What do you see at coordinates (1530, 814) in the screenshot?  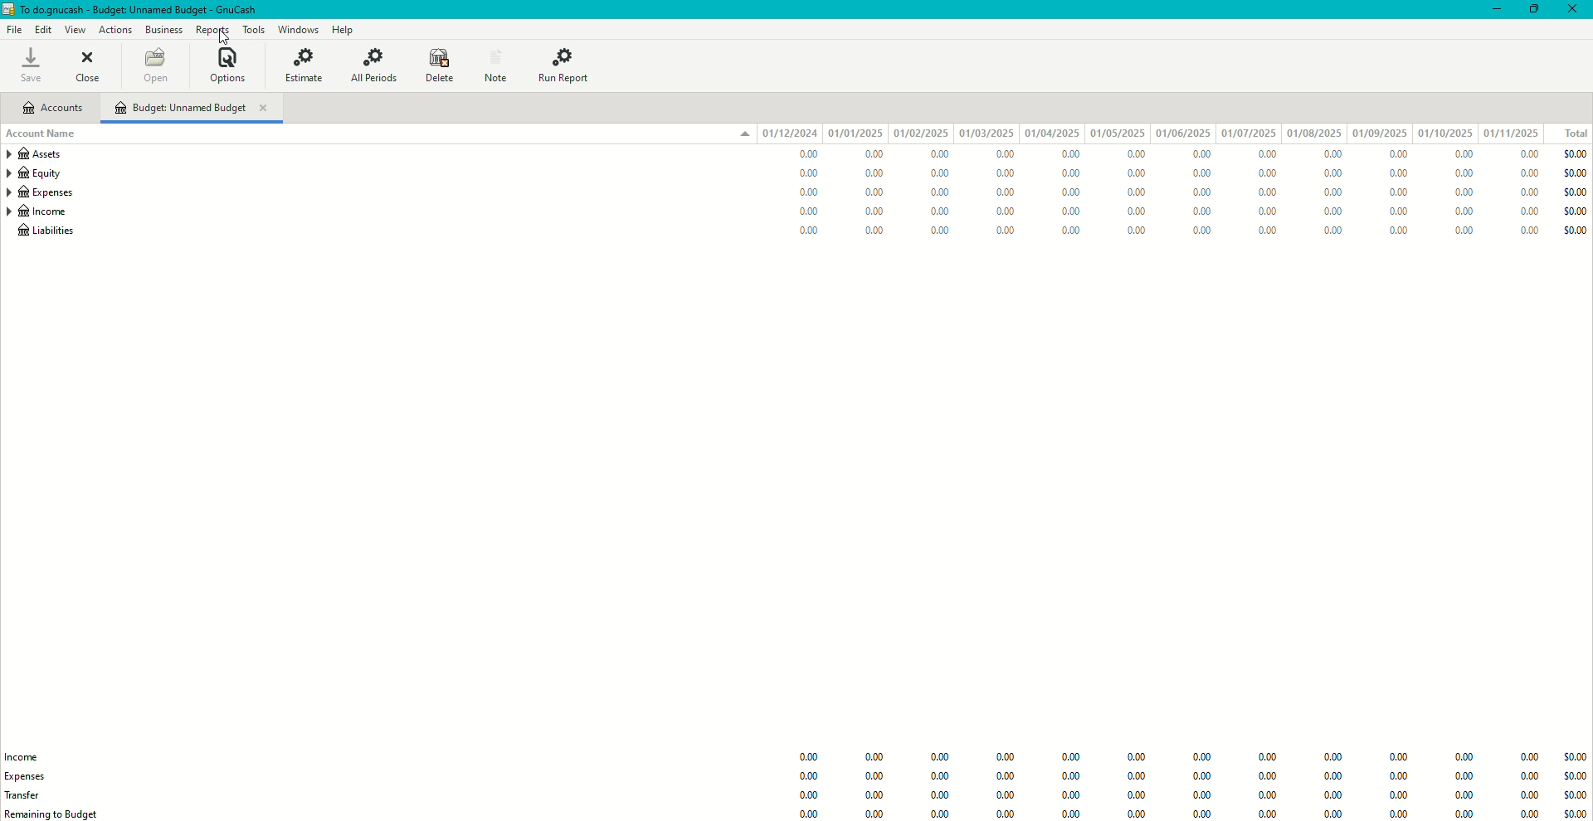 I see `0.00` at bounding box center [1530, 814].